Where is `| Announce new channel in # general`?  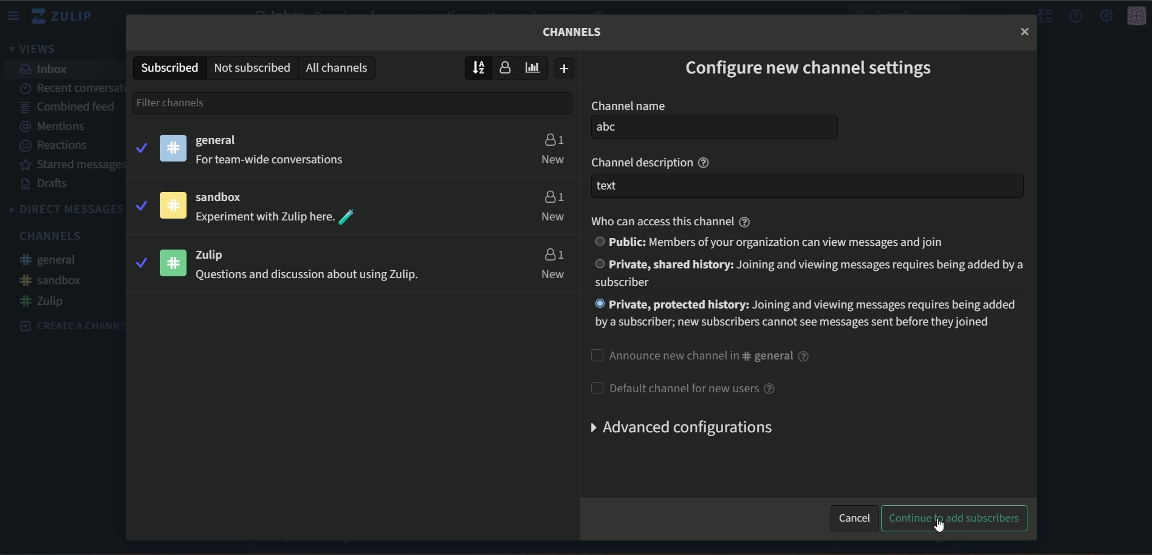
| Announce new channel in # general is located at coordinates (700, 355).